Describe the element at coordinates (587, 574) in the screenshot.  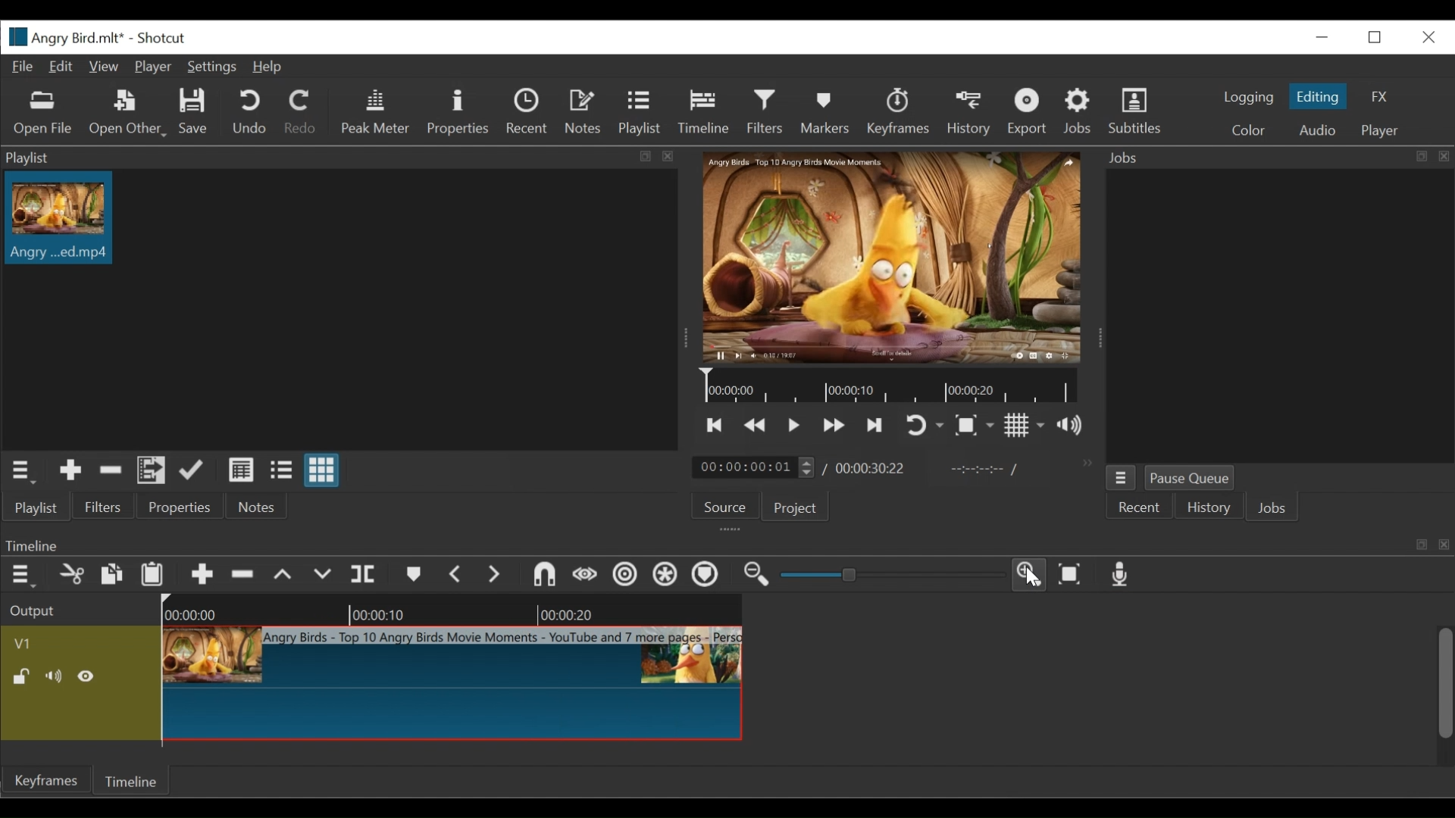
I see `Scrub while dragging` at that location.